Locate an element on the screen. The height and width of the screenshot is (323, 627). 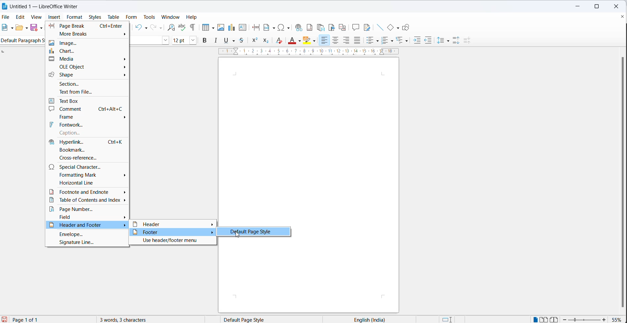
line spacing is located at coordinates (441, 39).